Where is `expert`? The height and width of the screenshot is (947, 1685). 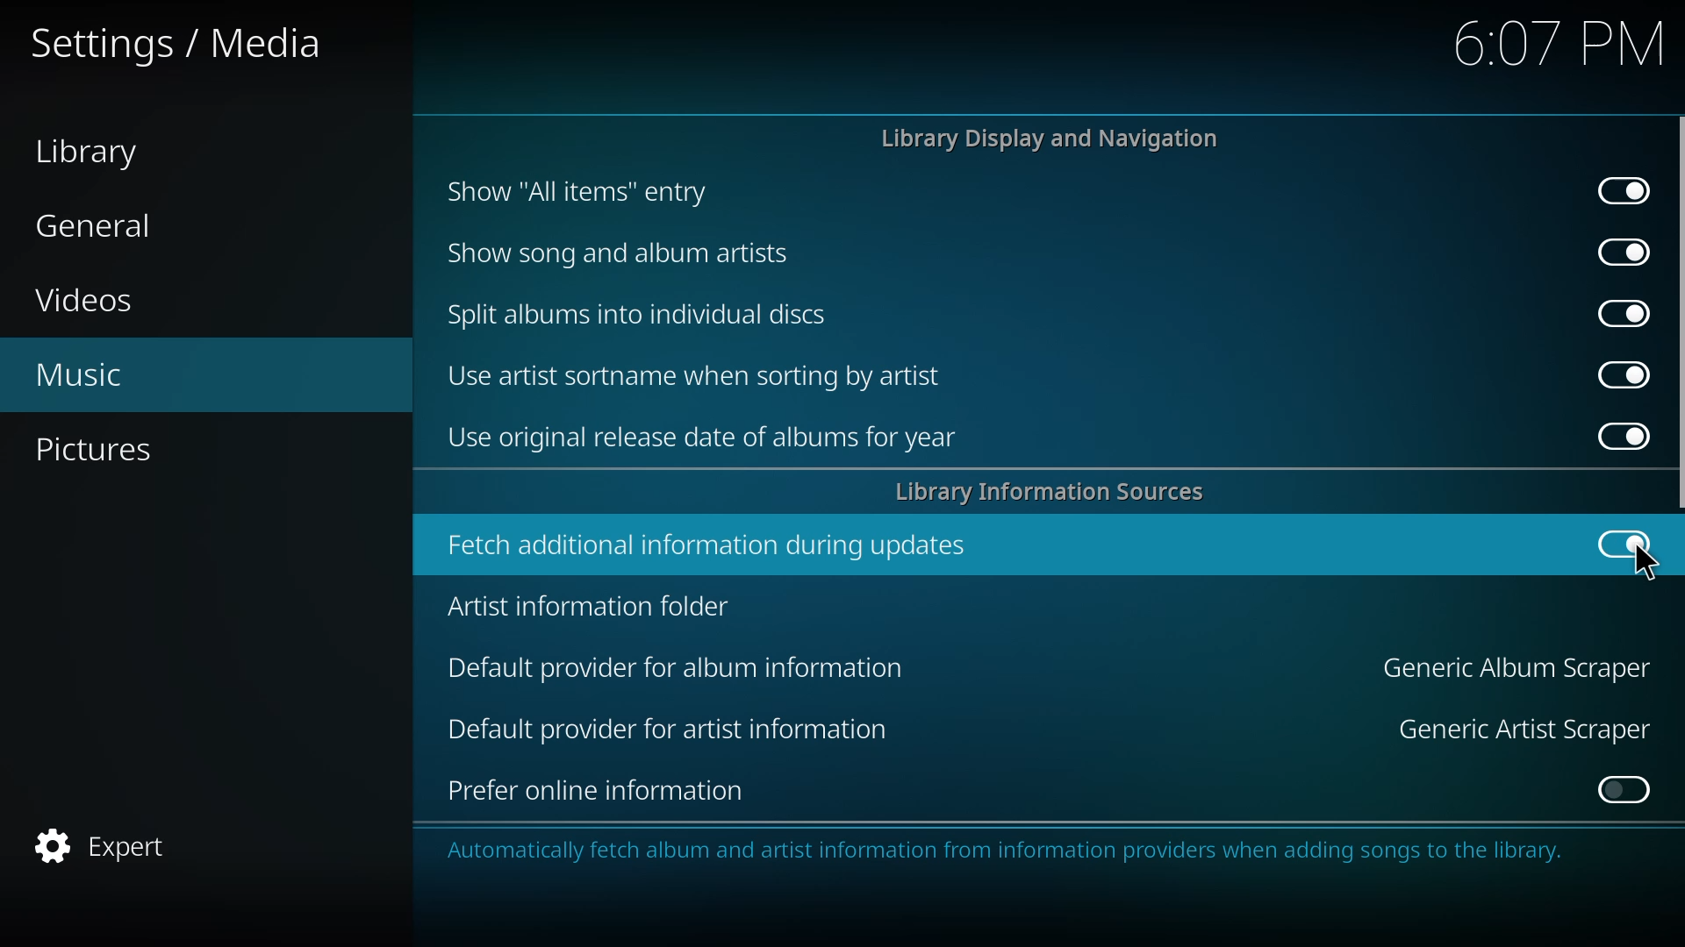 expert is located at coordinates (116, 843).